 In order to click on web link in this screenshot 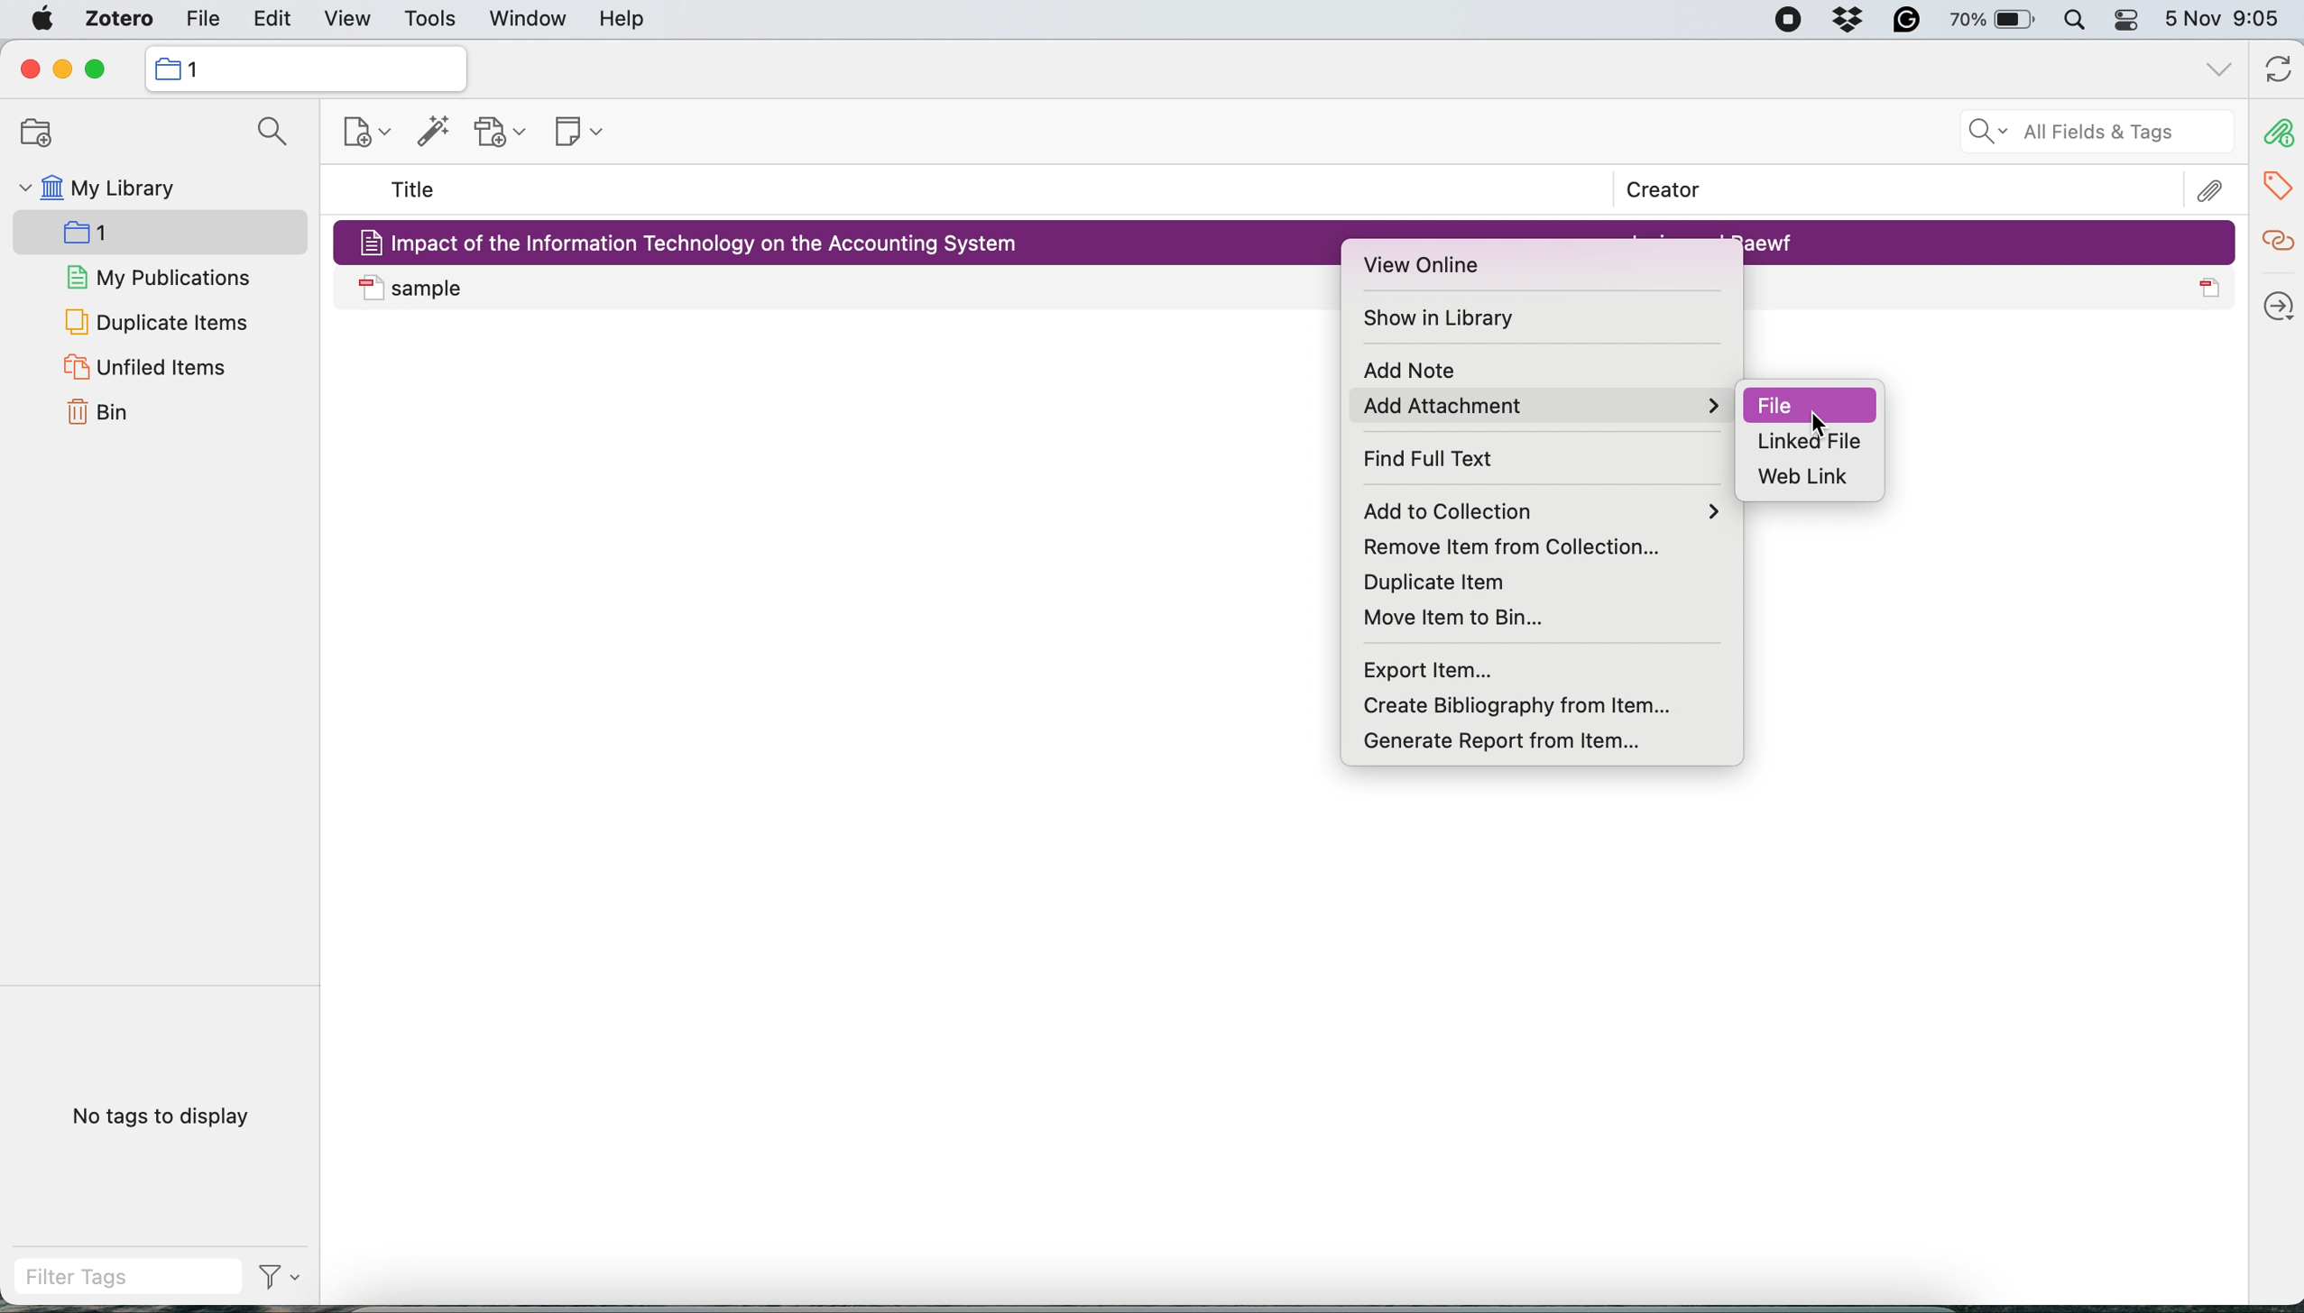, I will do `click(1809, 477)`.